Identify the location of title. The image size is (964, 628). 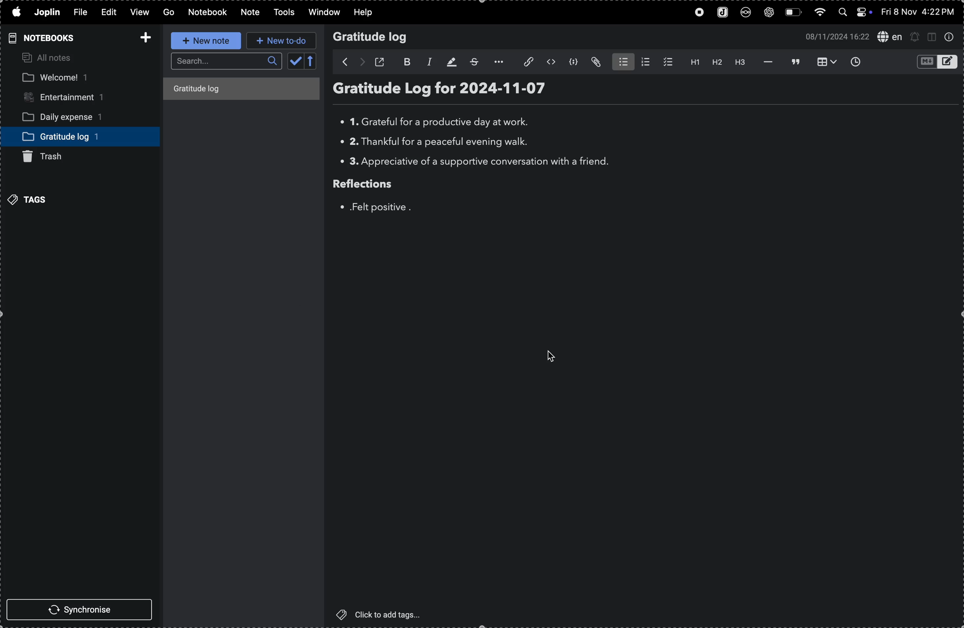
(389, 91).